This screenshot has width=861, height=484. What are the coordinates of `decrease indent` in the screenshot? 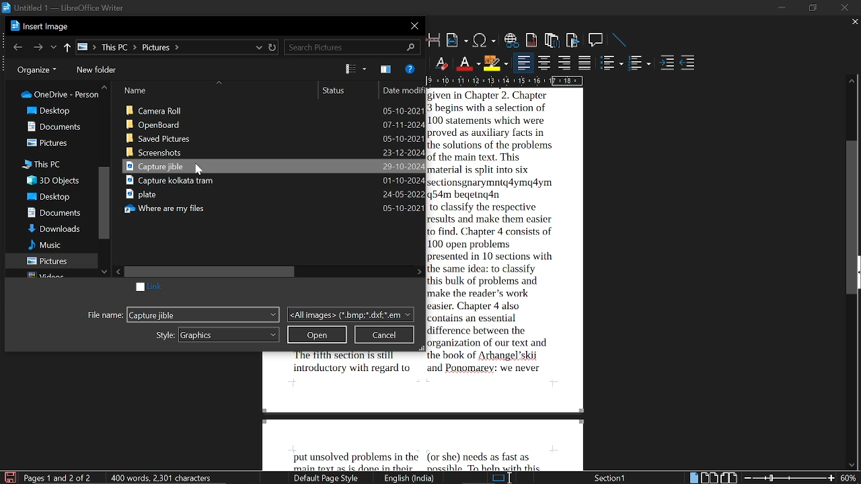 It's located at (689, 63).